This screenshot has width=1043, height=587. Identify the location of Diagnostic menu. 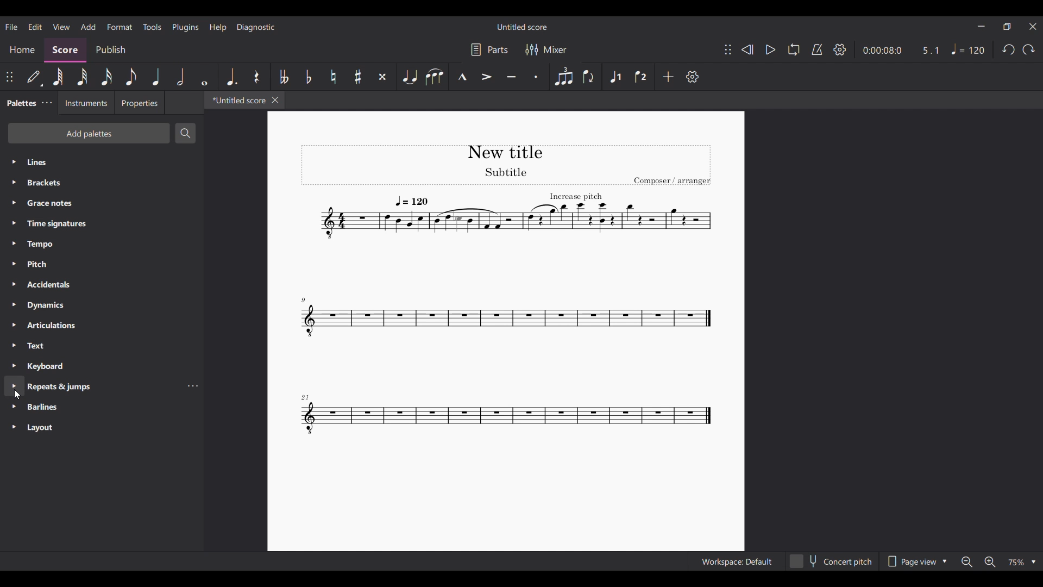
(256, 28).